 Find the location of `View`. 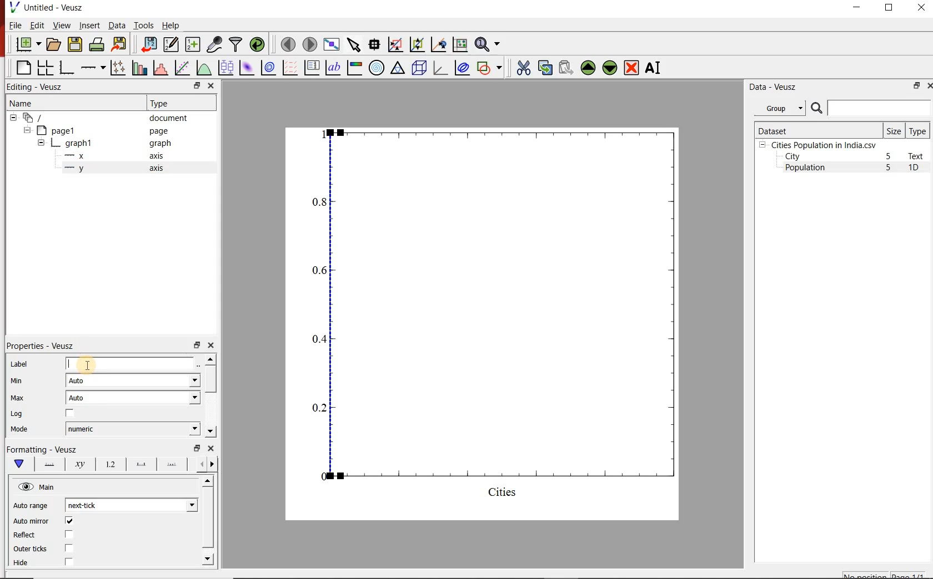

View is located at coordinates (59, 24).